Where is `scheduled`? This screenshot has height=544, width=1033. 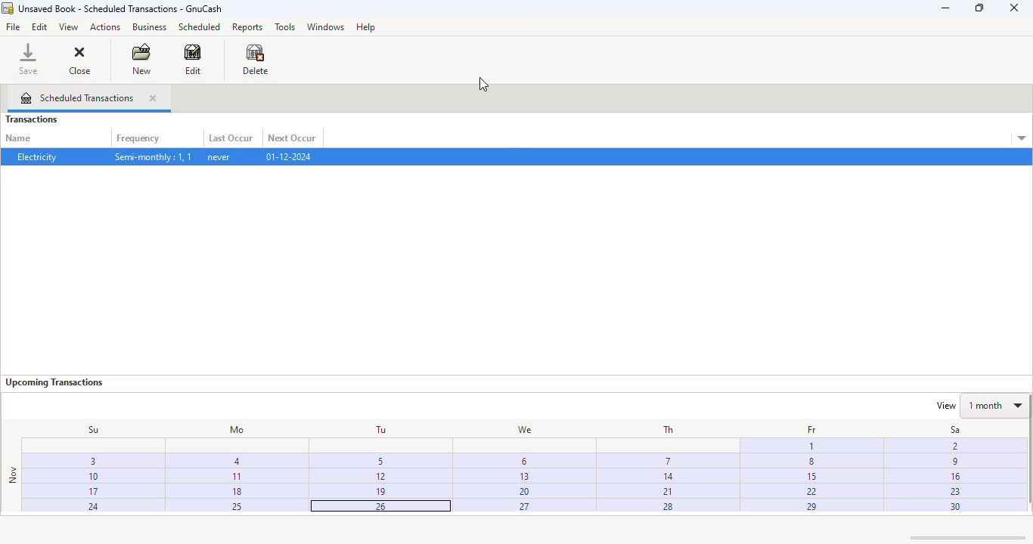
scheduled is located at coordinates (199, 26).